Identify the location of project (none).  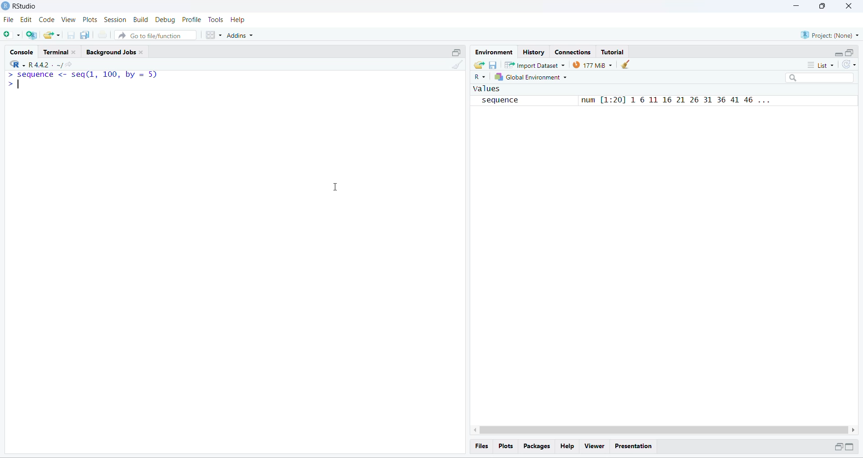
(829, 35).